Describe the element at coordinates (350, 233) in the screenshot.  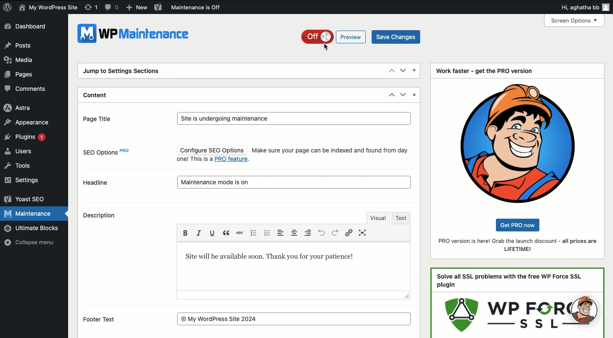
I see `Link` at that location.